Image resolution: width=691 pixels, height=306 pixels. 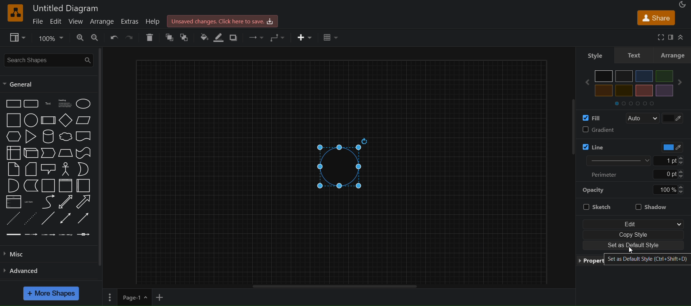 I want to click on callout, so click(x=49, y=169).